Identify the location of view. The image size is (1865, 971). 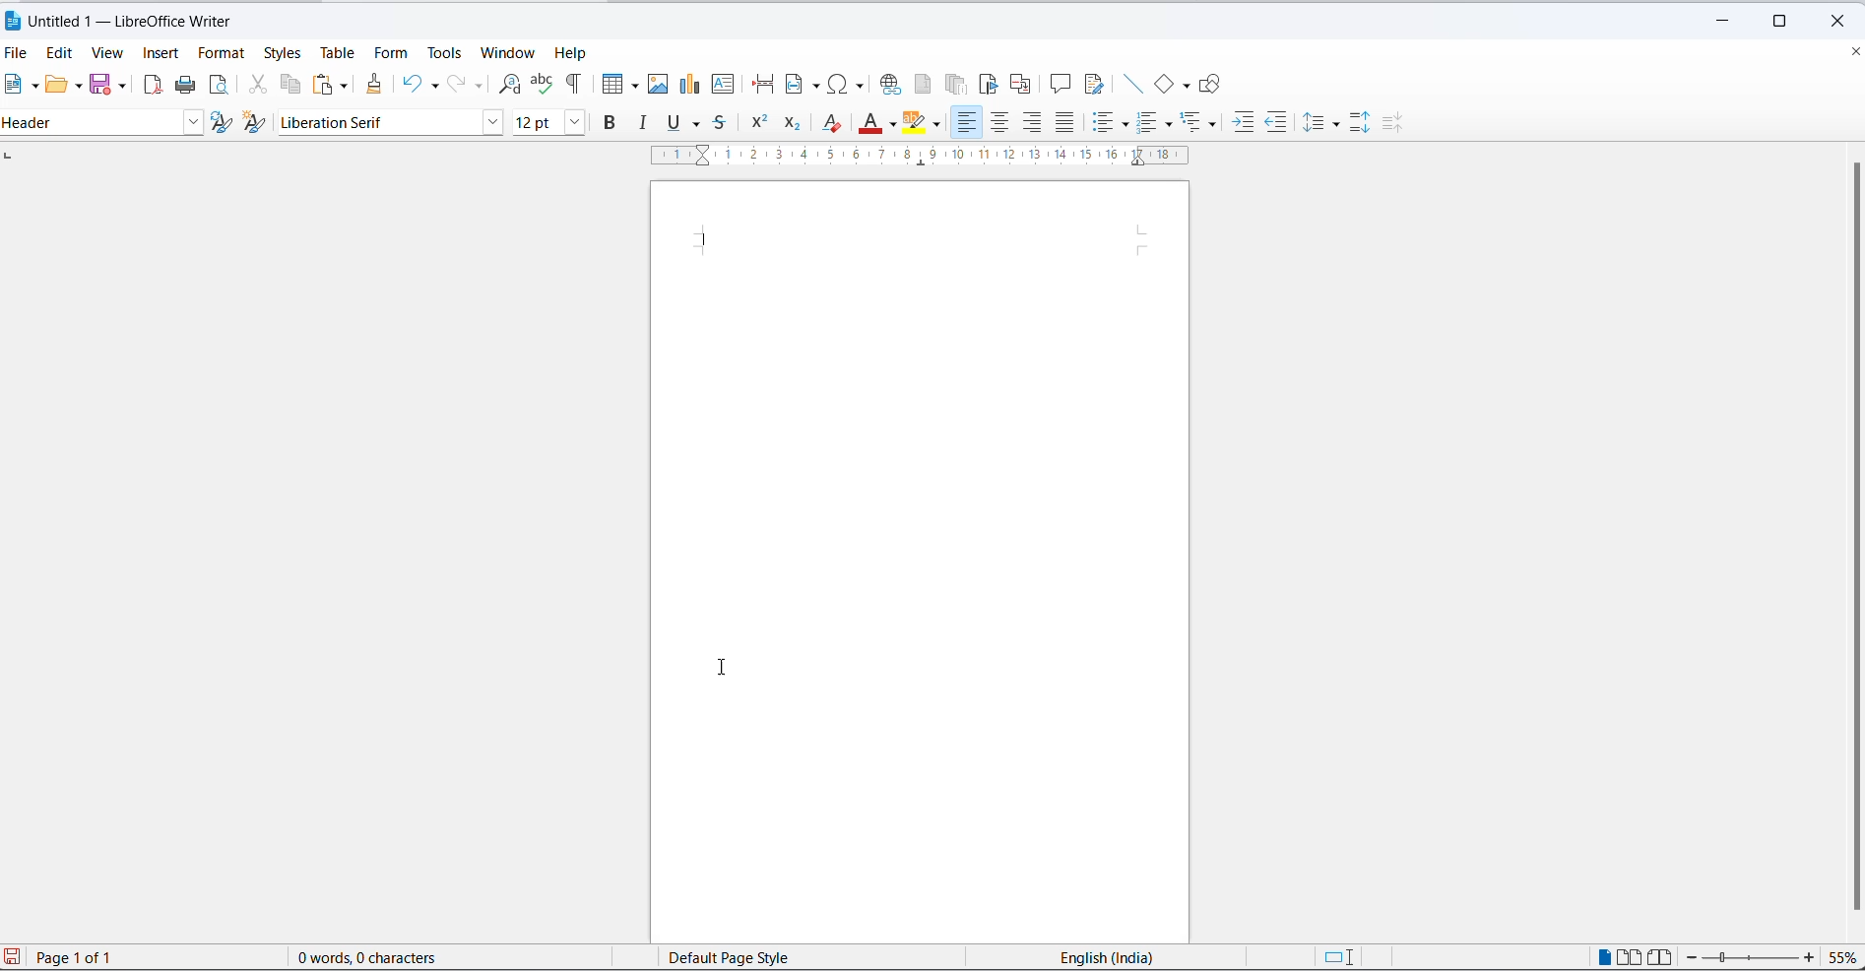
(109, 53).